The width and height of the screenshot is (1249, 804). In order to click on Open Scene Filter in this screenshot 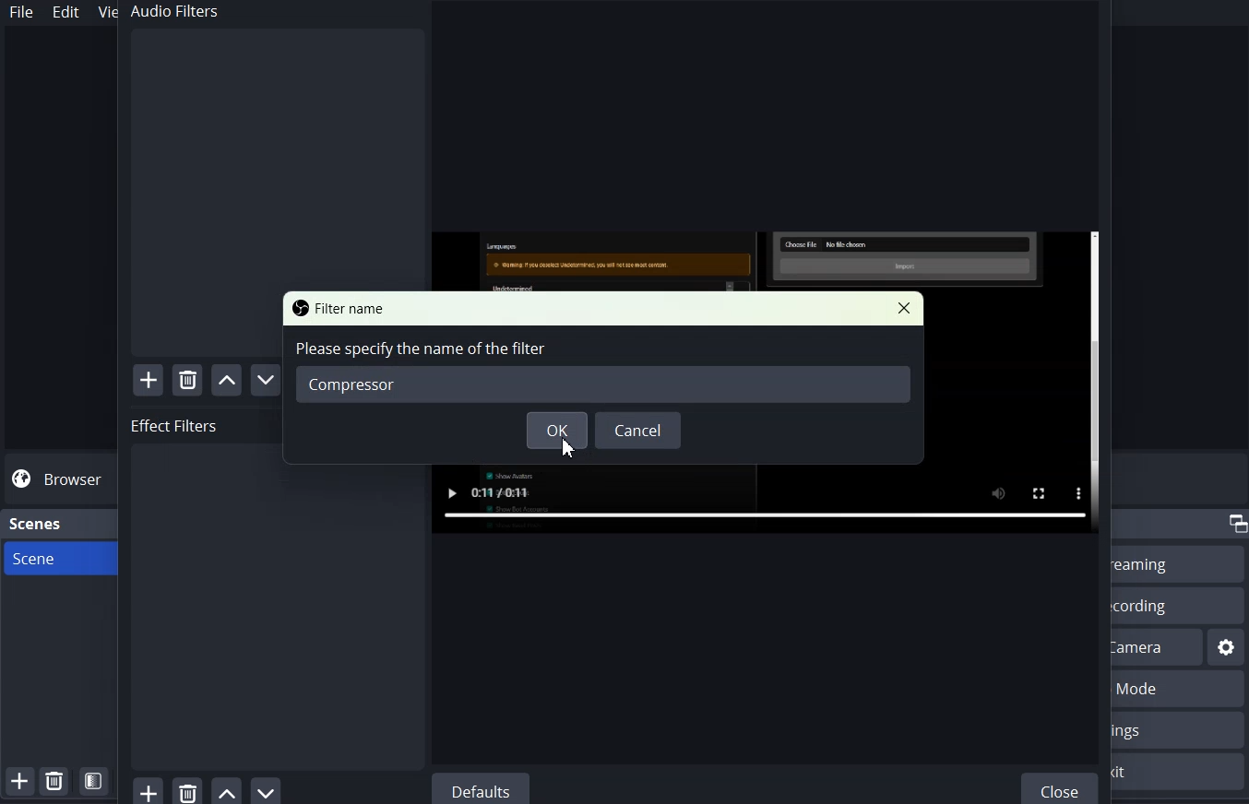, I will do `click(93, 781)`.